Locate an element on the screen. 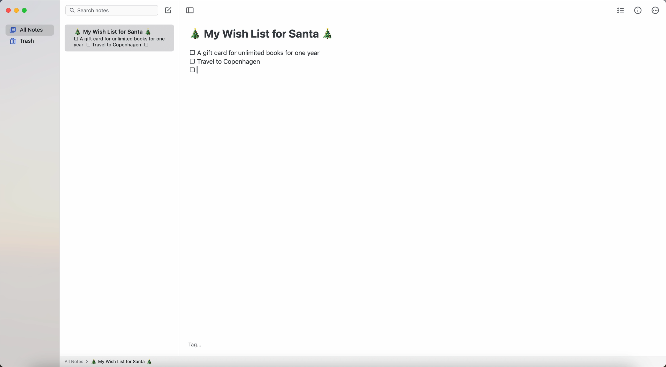  all notes is located at coordinates (75, 362).